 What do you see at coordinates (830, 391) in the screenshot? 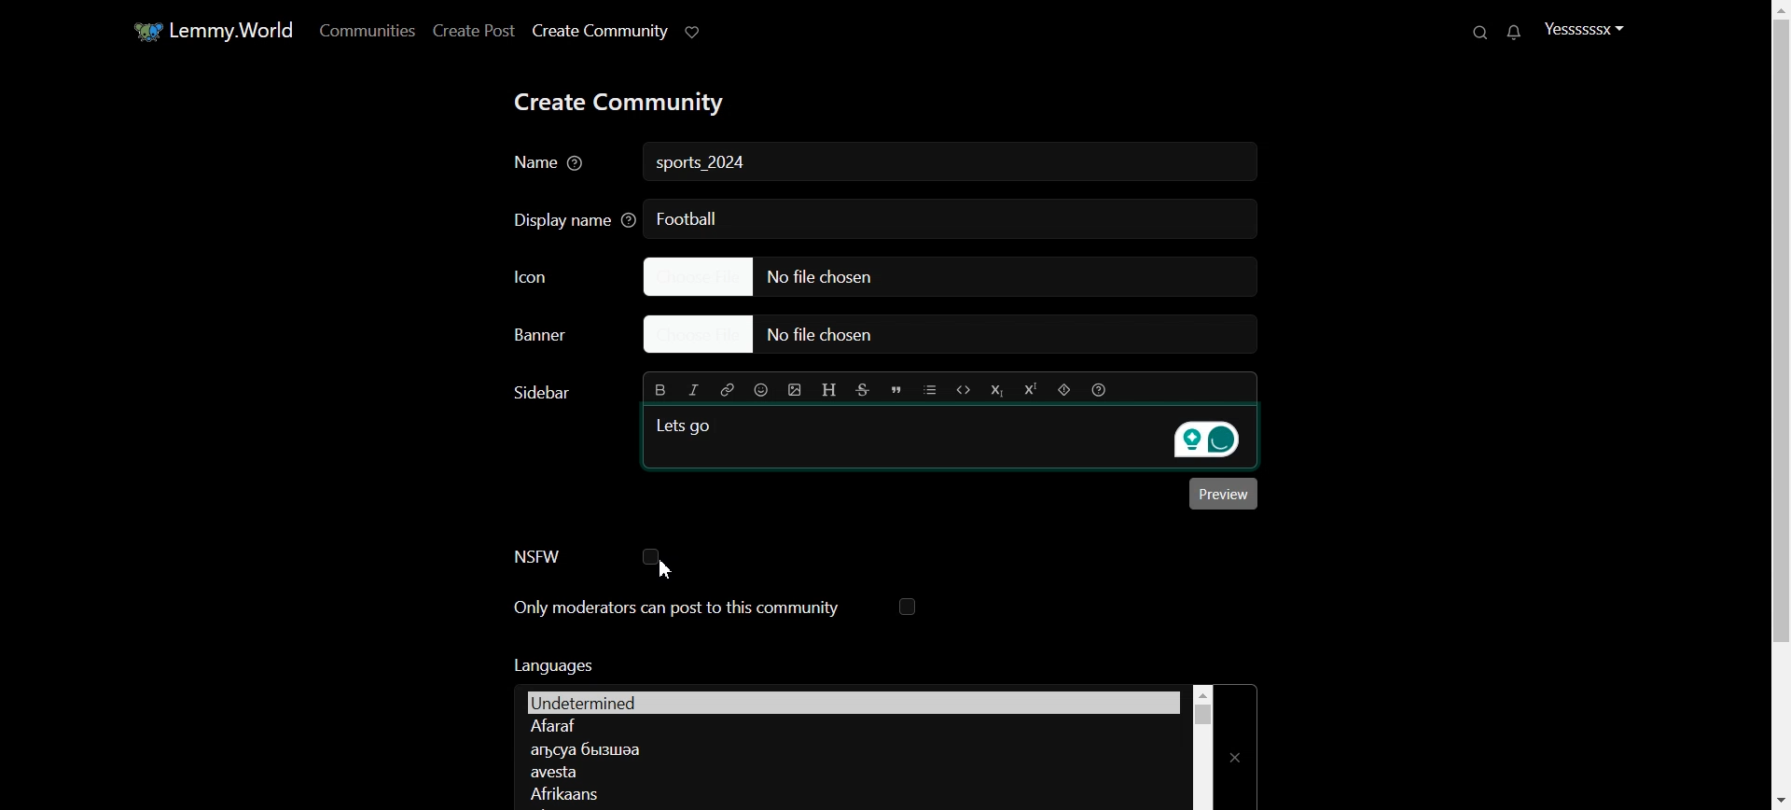
I see `Header` at bounding box center [830, 391].